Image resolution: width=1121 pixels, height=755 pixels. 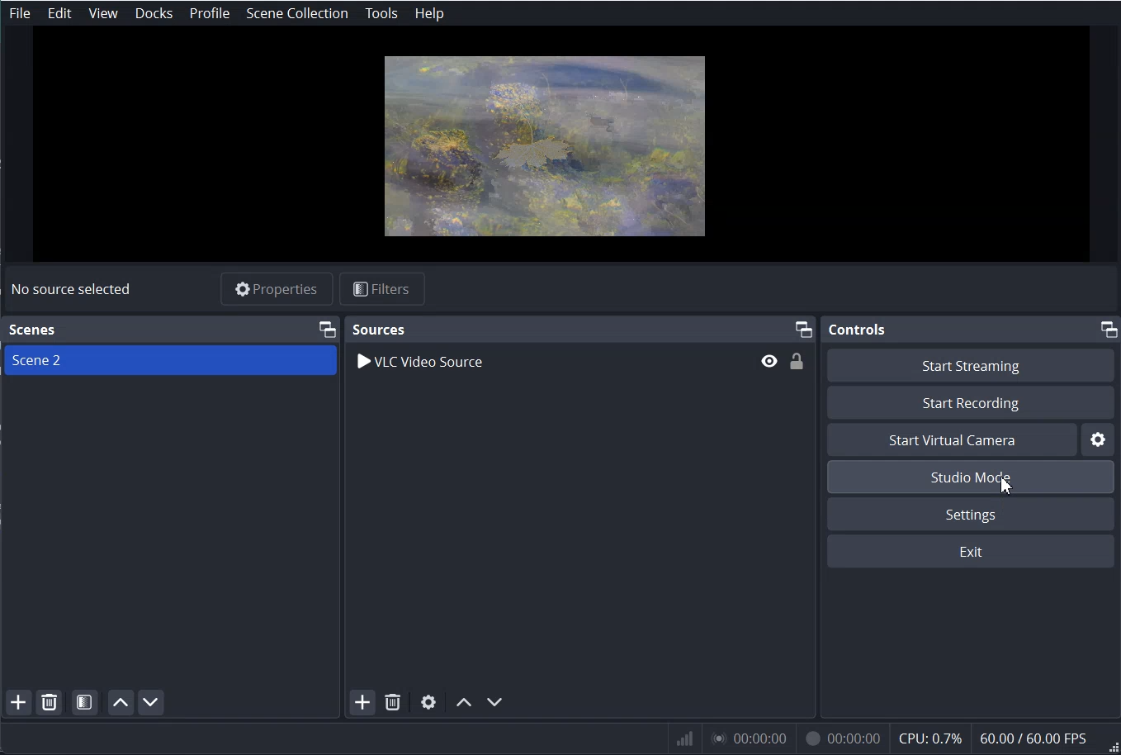 I want to click on File preview window, so click(x=546, y=147).